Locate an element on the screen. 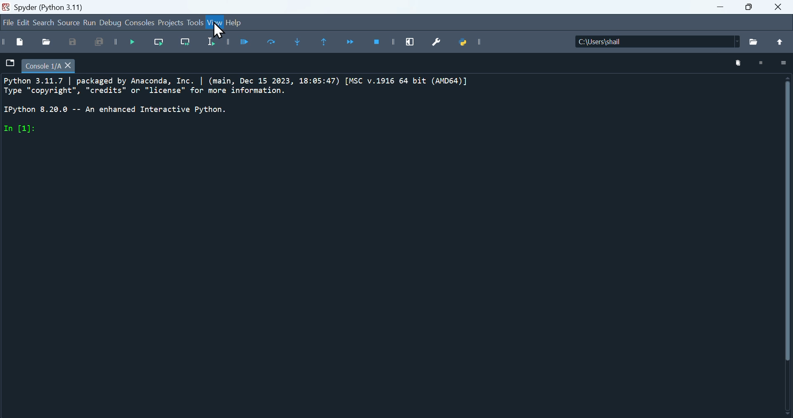 This screenshot has width=793, height=418. open file is located at coordinates (47, 41).